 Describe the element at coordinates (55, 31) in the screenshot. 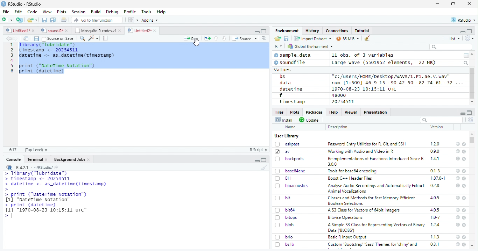

I see `sound.R*` at that location.